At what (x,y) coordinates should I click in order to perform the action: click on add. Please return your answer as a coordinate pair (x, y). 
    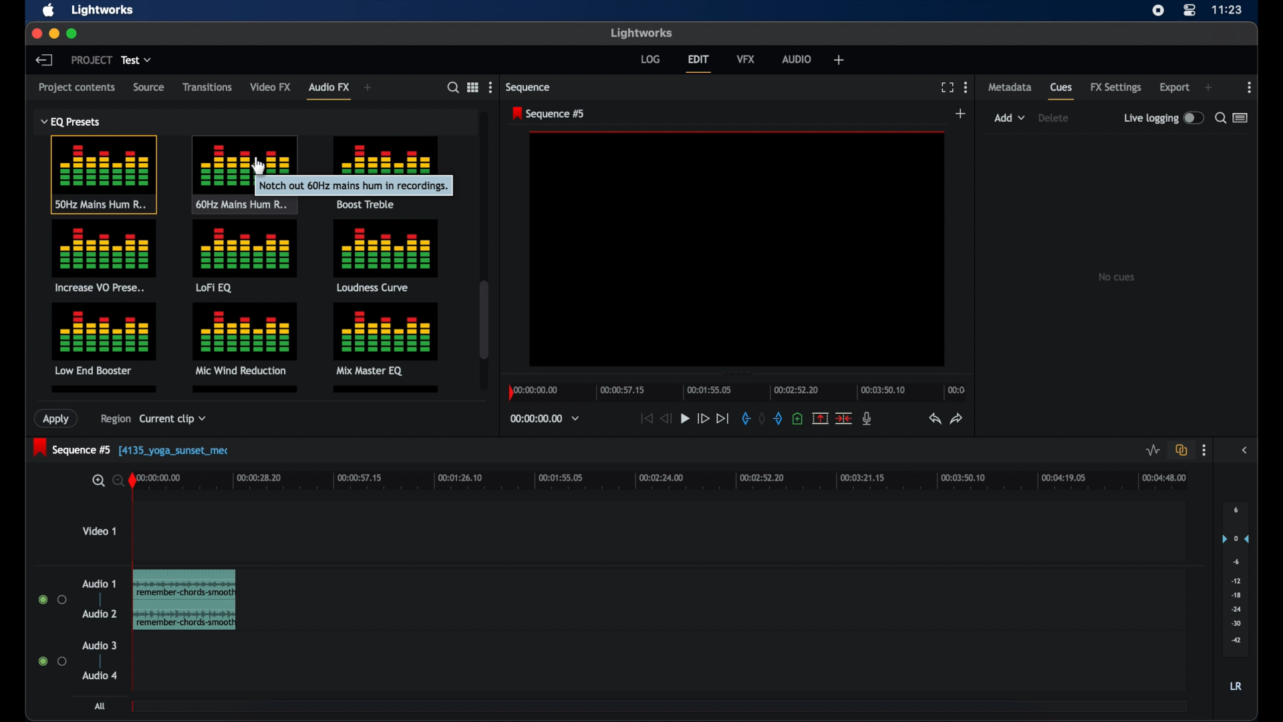
    Looking at the image, I should click on (1010, 118).